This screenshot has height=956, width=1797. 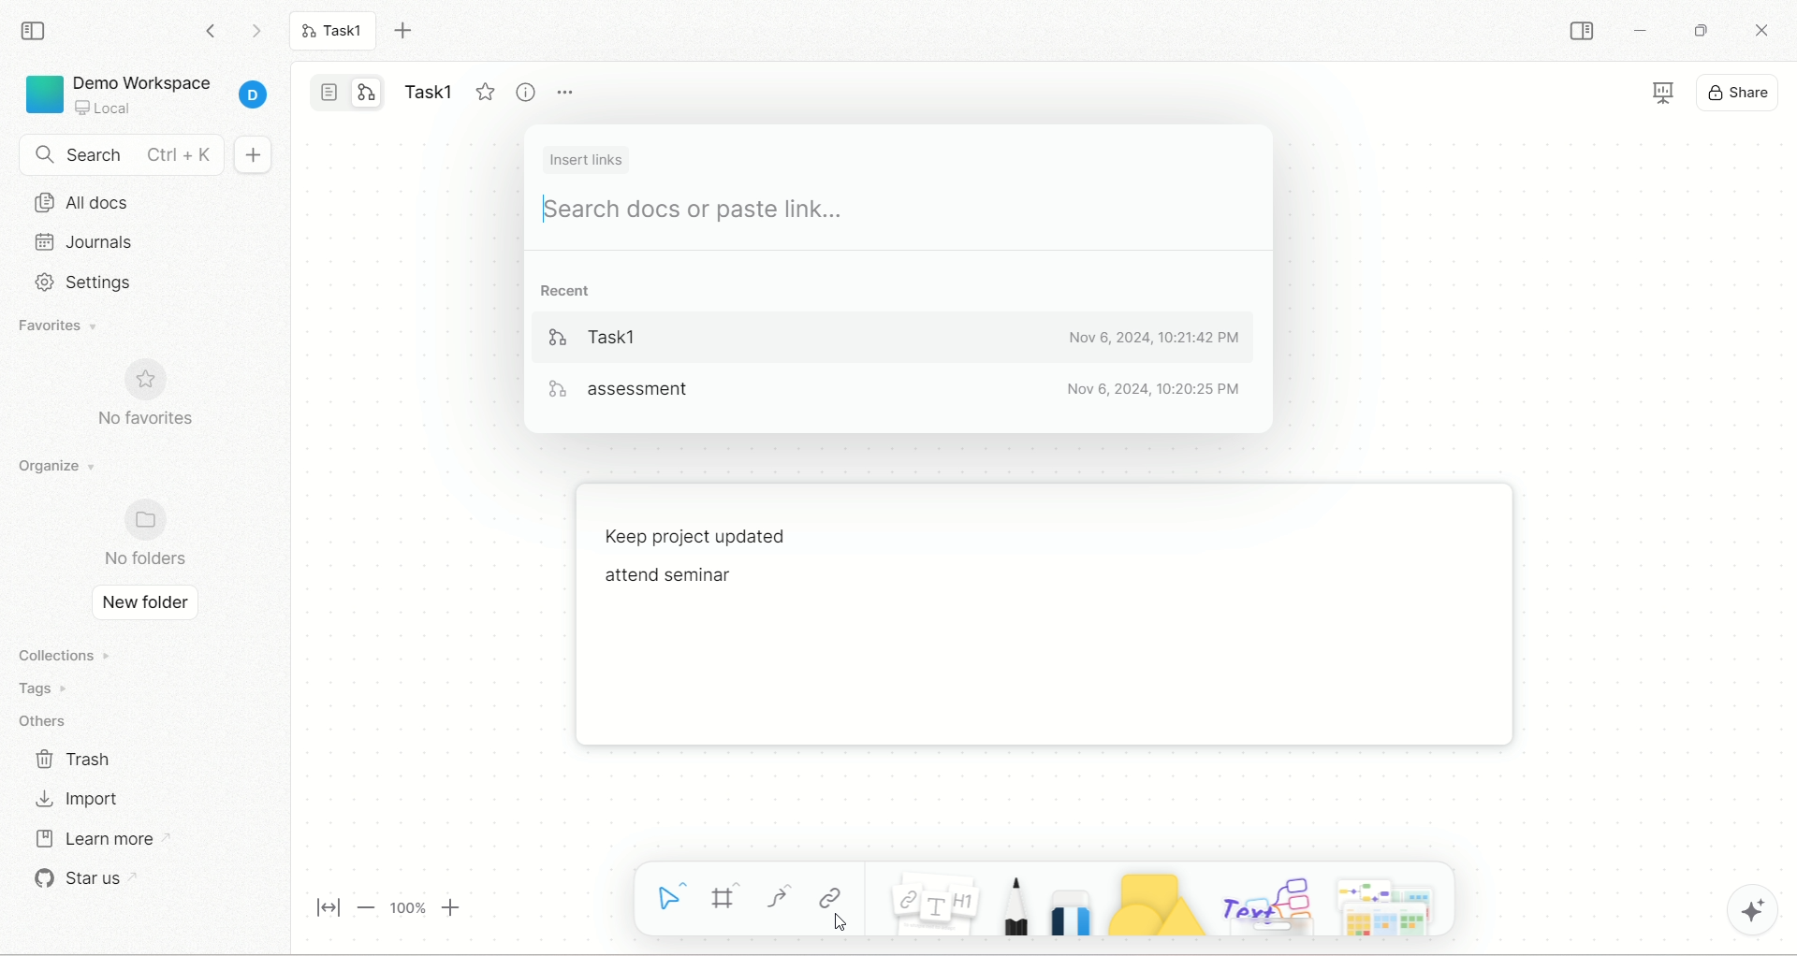 I want to click on curve, so click(x=778, y=896).